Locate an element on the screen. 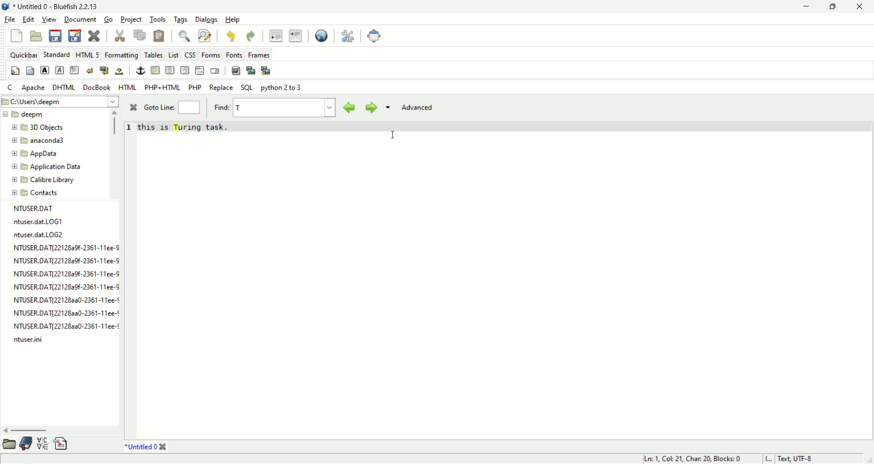 The image size is (874, 464). copy is located at coordinates (140, 35).